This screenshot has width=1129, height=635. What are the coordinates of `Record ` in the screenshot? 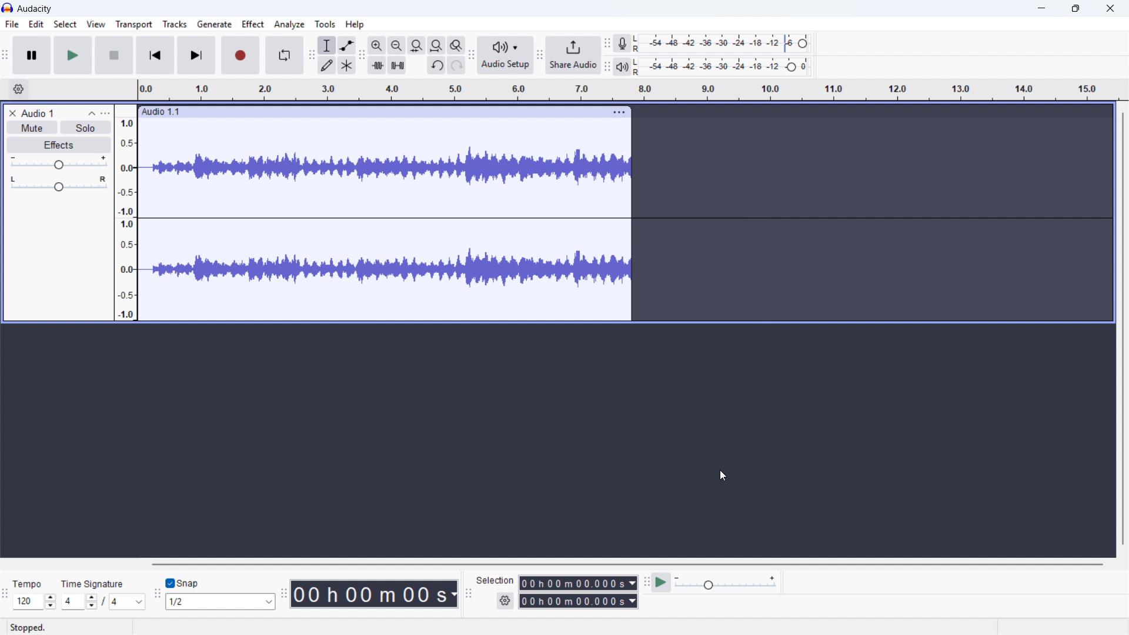 It's located at (241, 55).